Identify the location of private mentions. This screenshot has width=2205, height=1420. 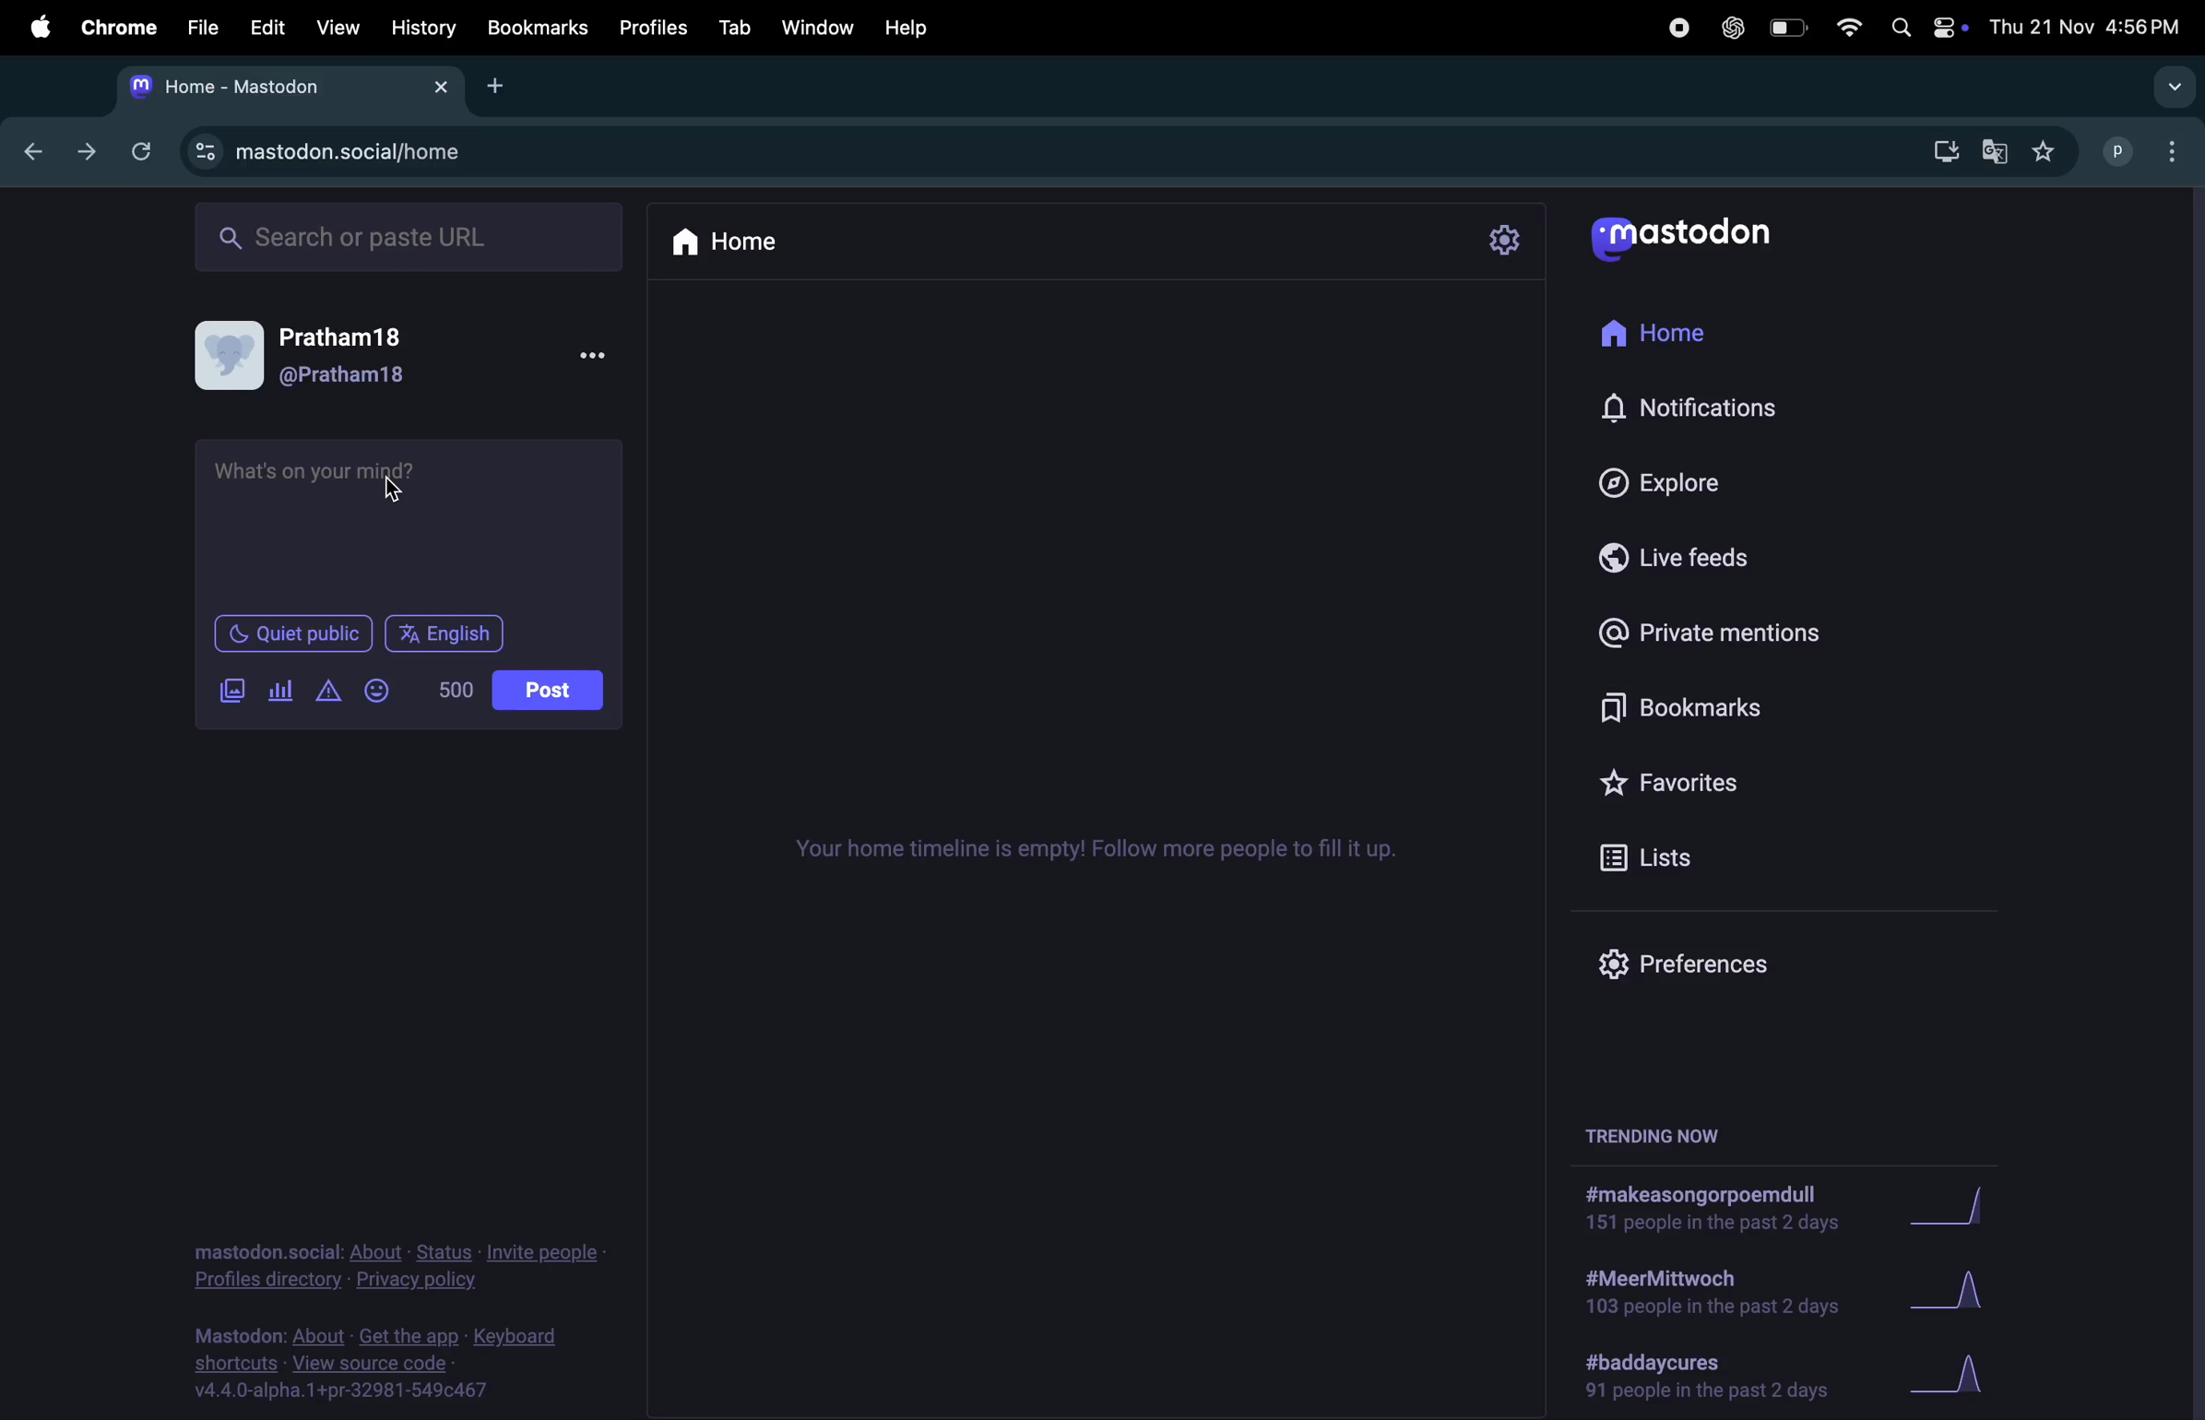
(1713, 638).